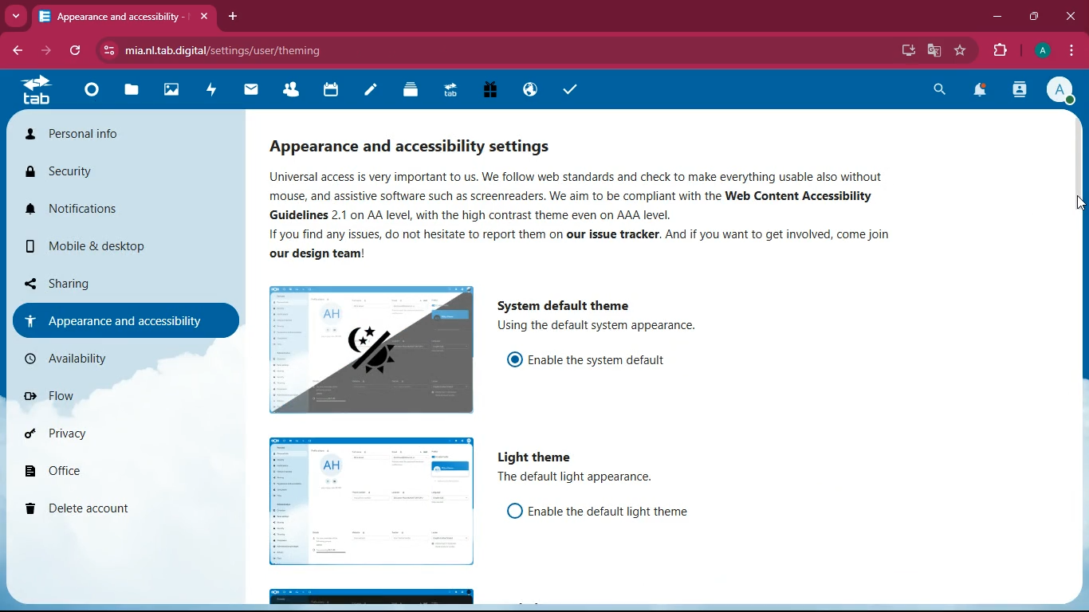 The image size is (1089, 612). I want to click on minimize, so click(995, 16).